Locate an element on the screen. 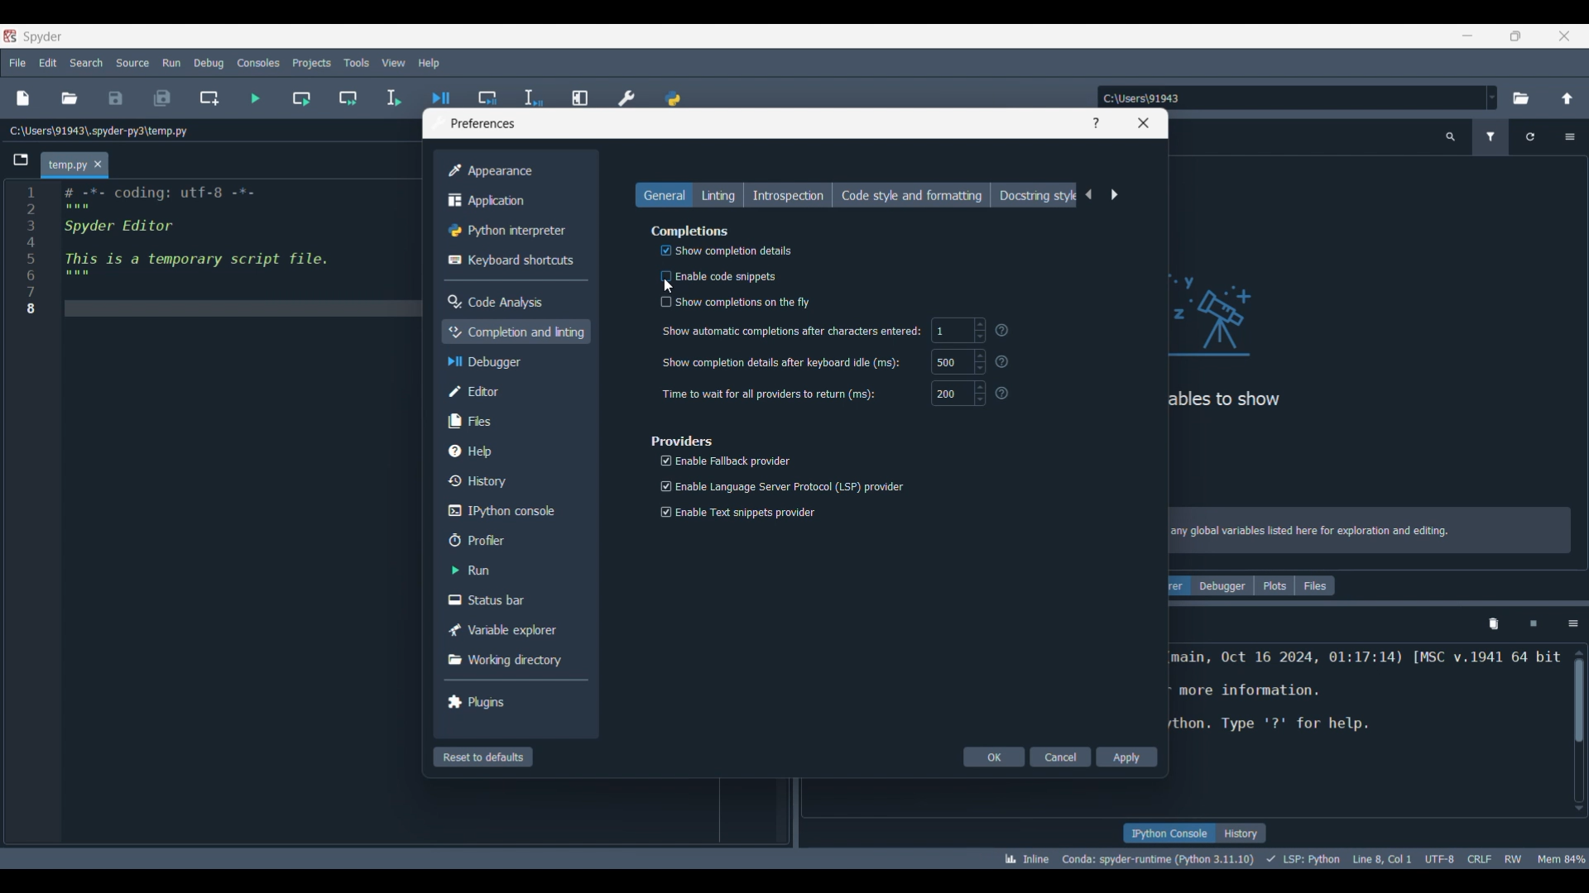 The image size is (1589, 893). Run is located at coordinates (512, 570).